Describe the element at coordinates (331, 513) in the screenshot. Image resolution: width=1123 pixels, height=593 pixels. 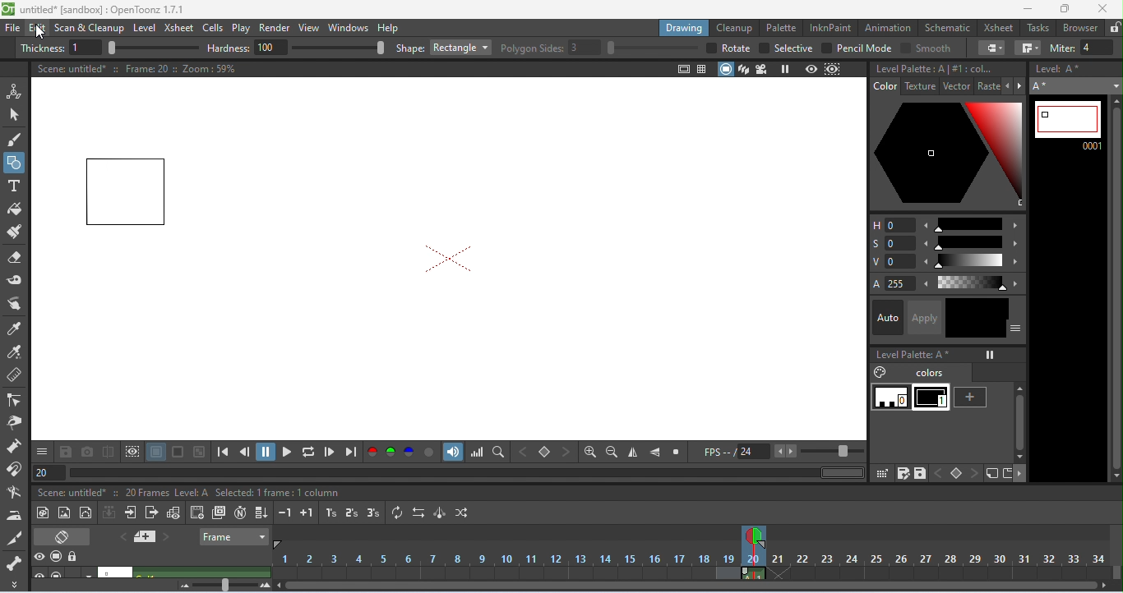
I see `reframe on 1s` at that location.